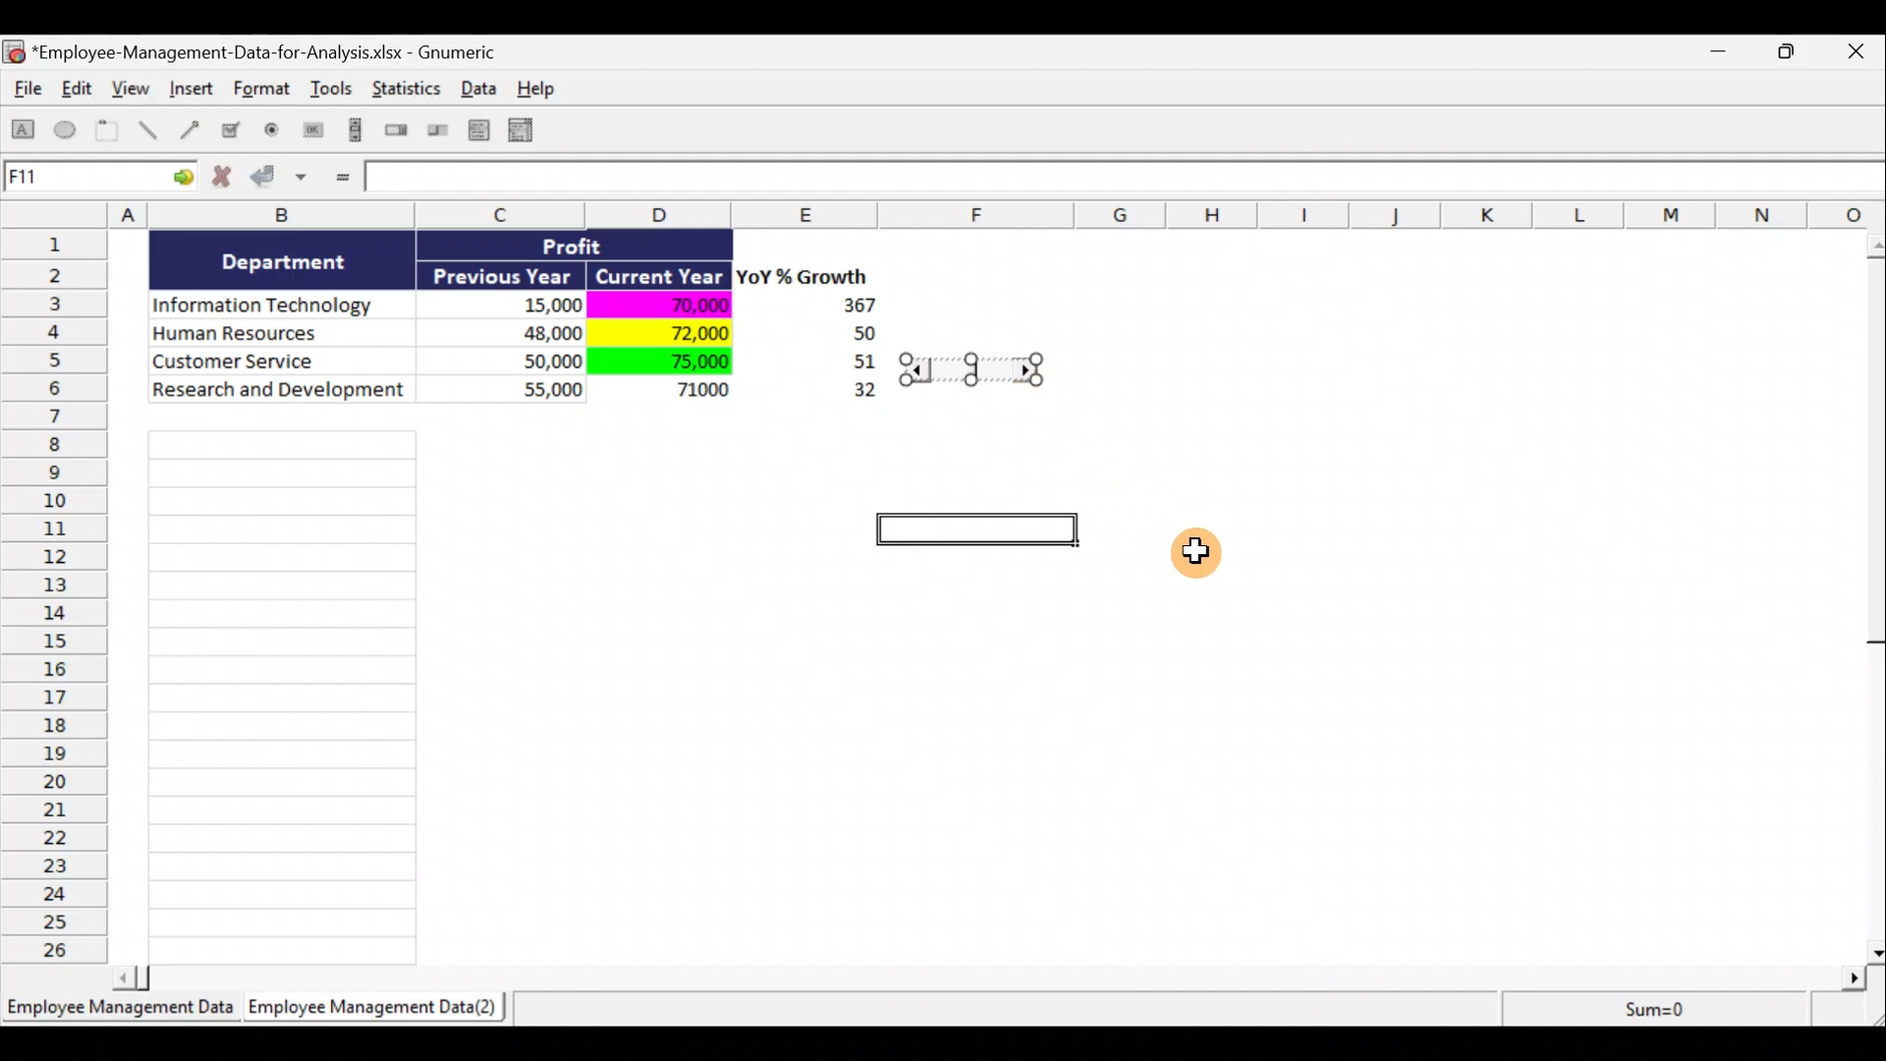 This screenshot has height=1061, width=1886. Describe the element at coordinates (273, 133) in the screenshot. I see `Create a radio button` at that location.